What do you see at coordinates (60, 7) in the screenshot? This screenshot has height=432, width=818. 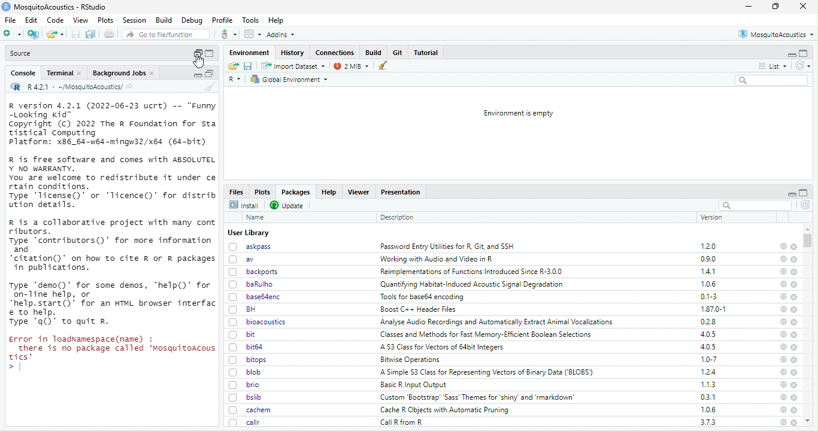 I see `MosquitoAcoustics - RStudio` at bounding box center [60, 7].